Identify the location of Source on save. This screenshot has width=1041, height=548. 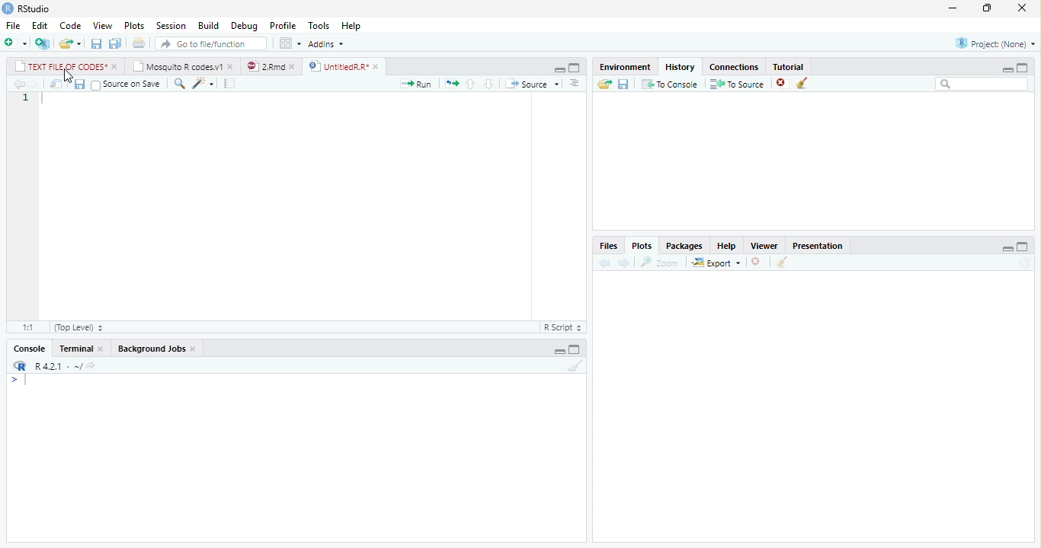
(127, 84).